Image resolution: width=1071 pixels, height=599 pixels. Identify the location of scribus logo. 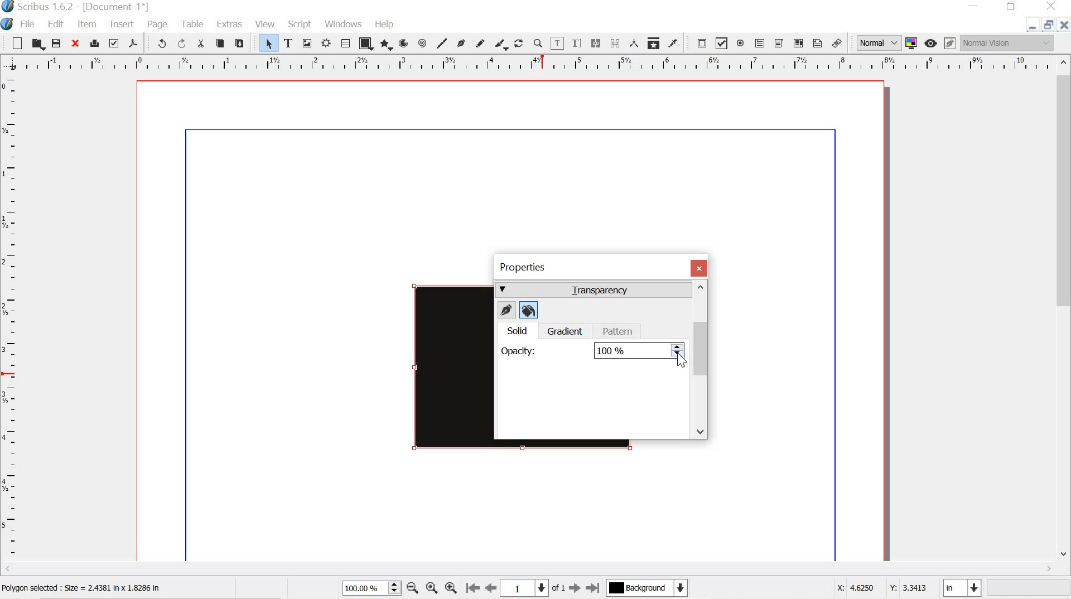
(9, 24).